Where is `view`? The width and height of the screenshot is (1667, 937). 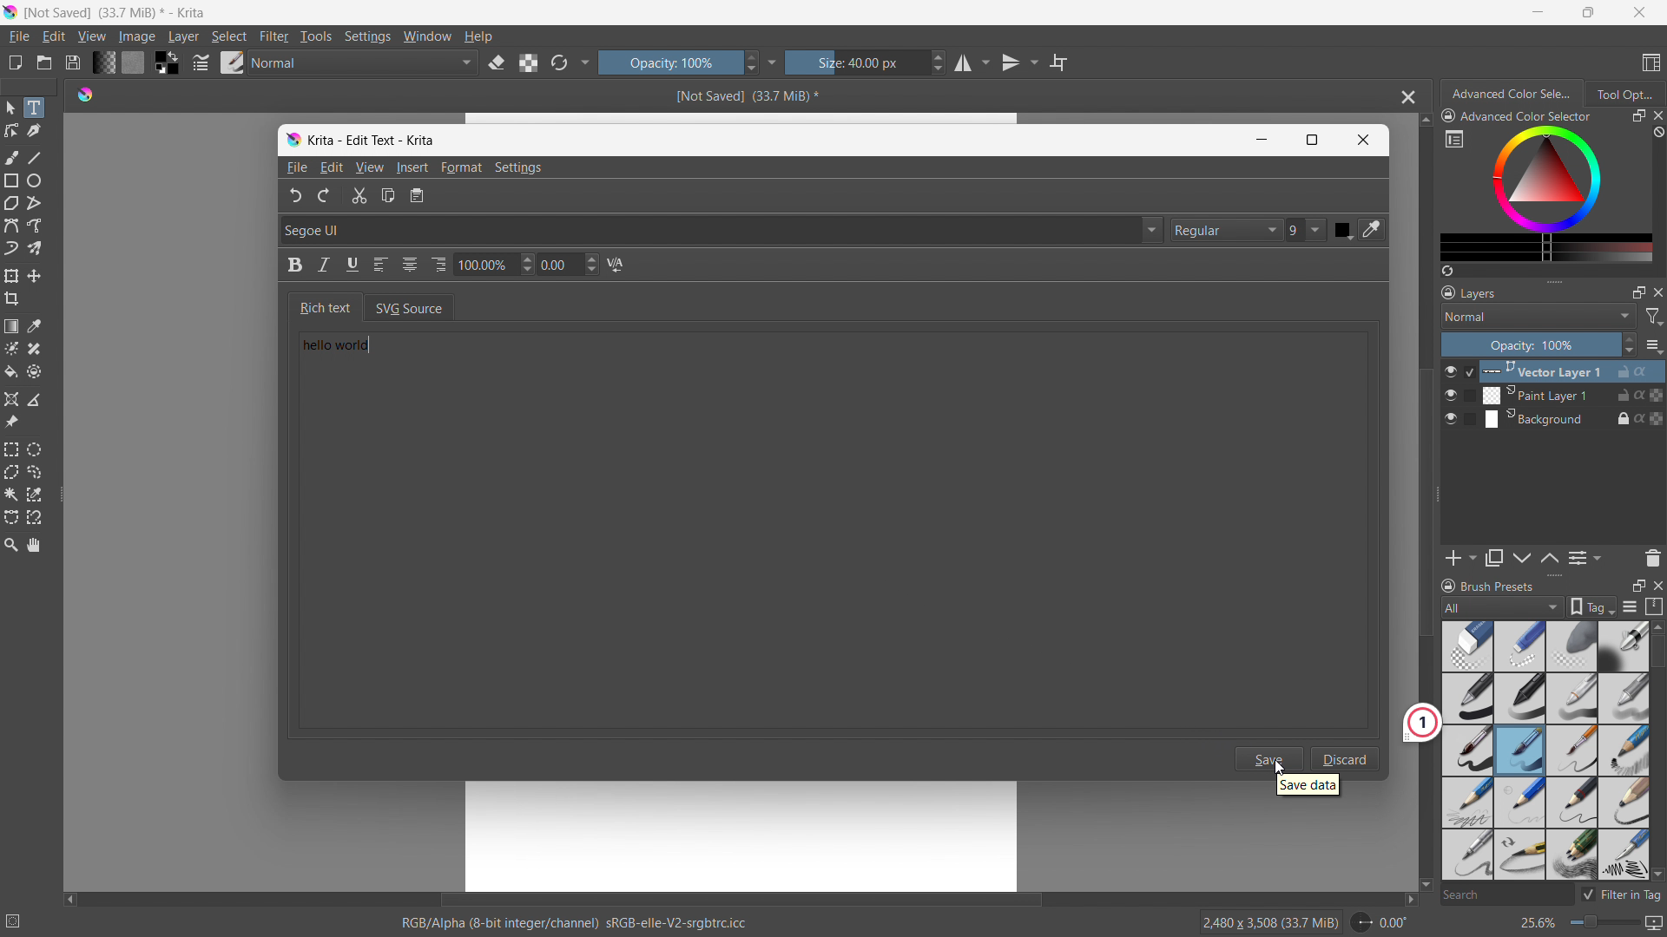 view is located at coordinates (91, 36).